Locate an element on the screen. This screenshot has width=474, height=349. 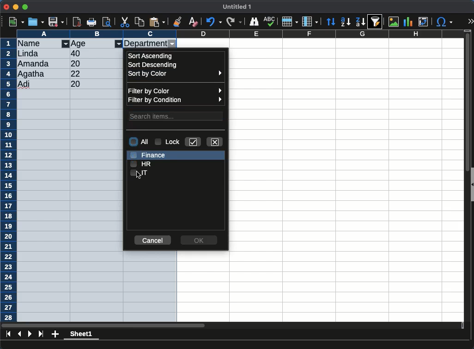
descending is located at coordinates (346, 22).